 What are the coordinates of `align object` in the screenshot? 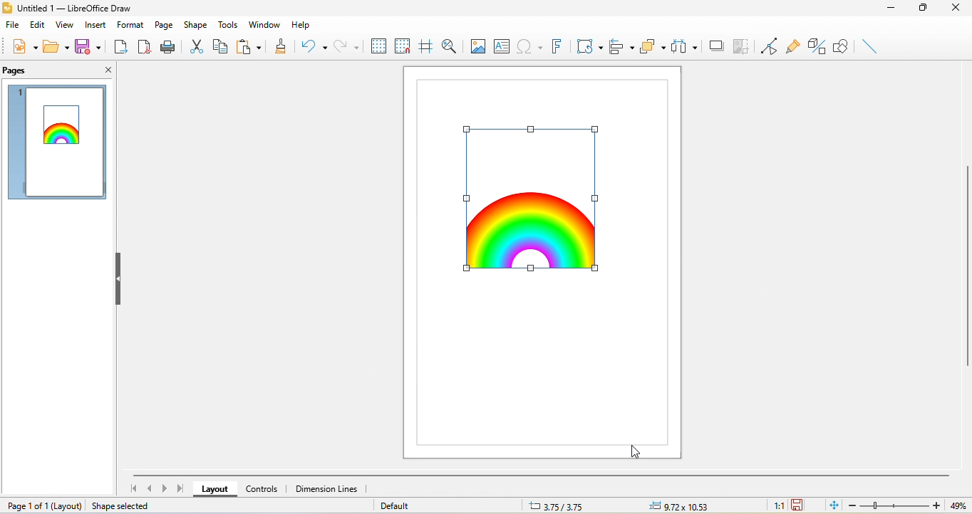 It's located at (619, 47).